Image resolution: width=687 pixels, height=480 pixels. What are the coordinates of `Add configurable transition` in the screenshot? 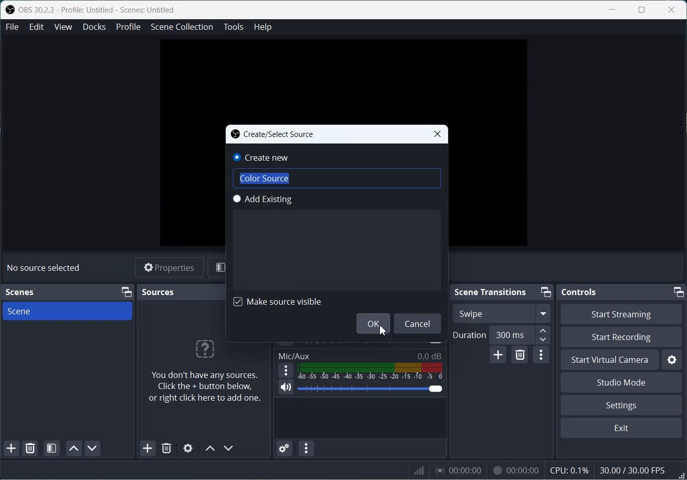 It's located at (499, 356).